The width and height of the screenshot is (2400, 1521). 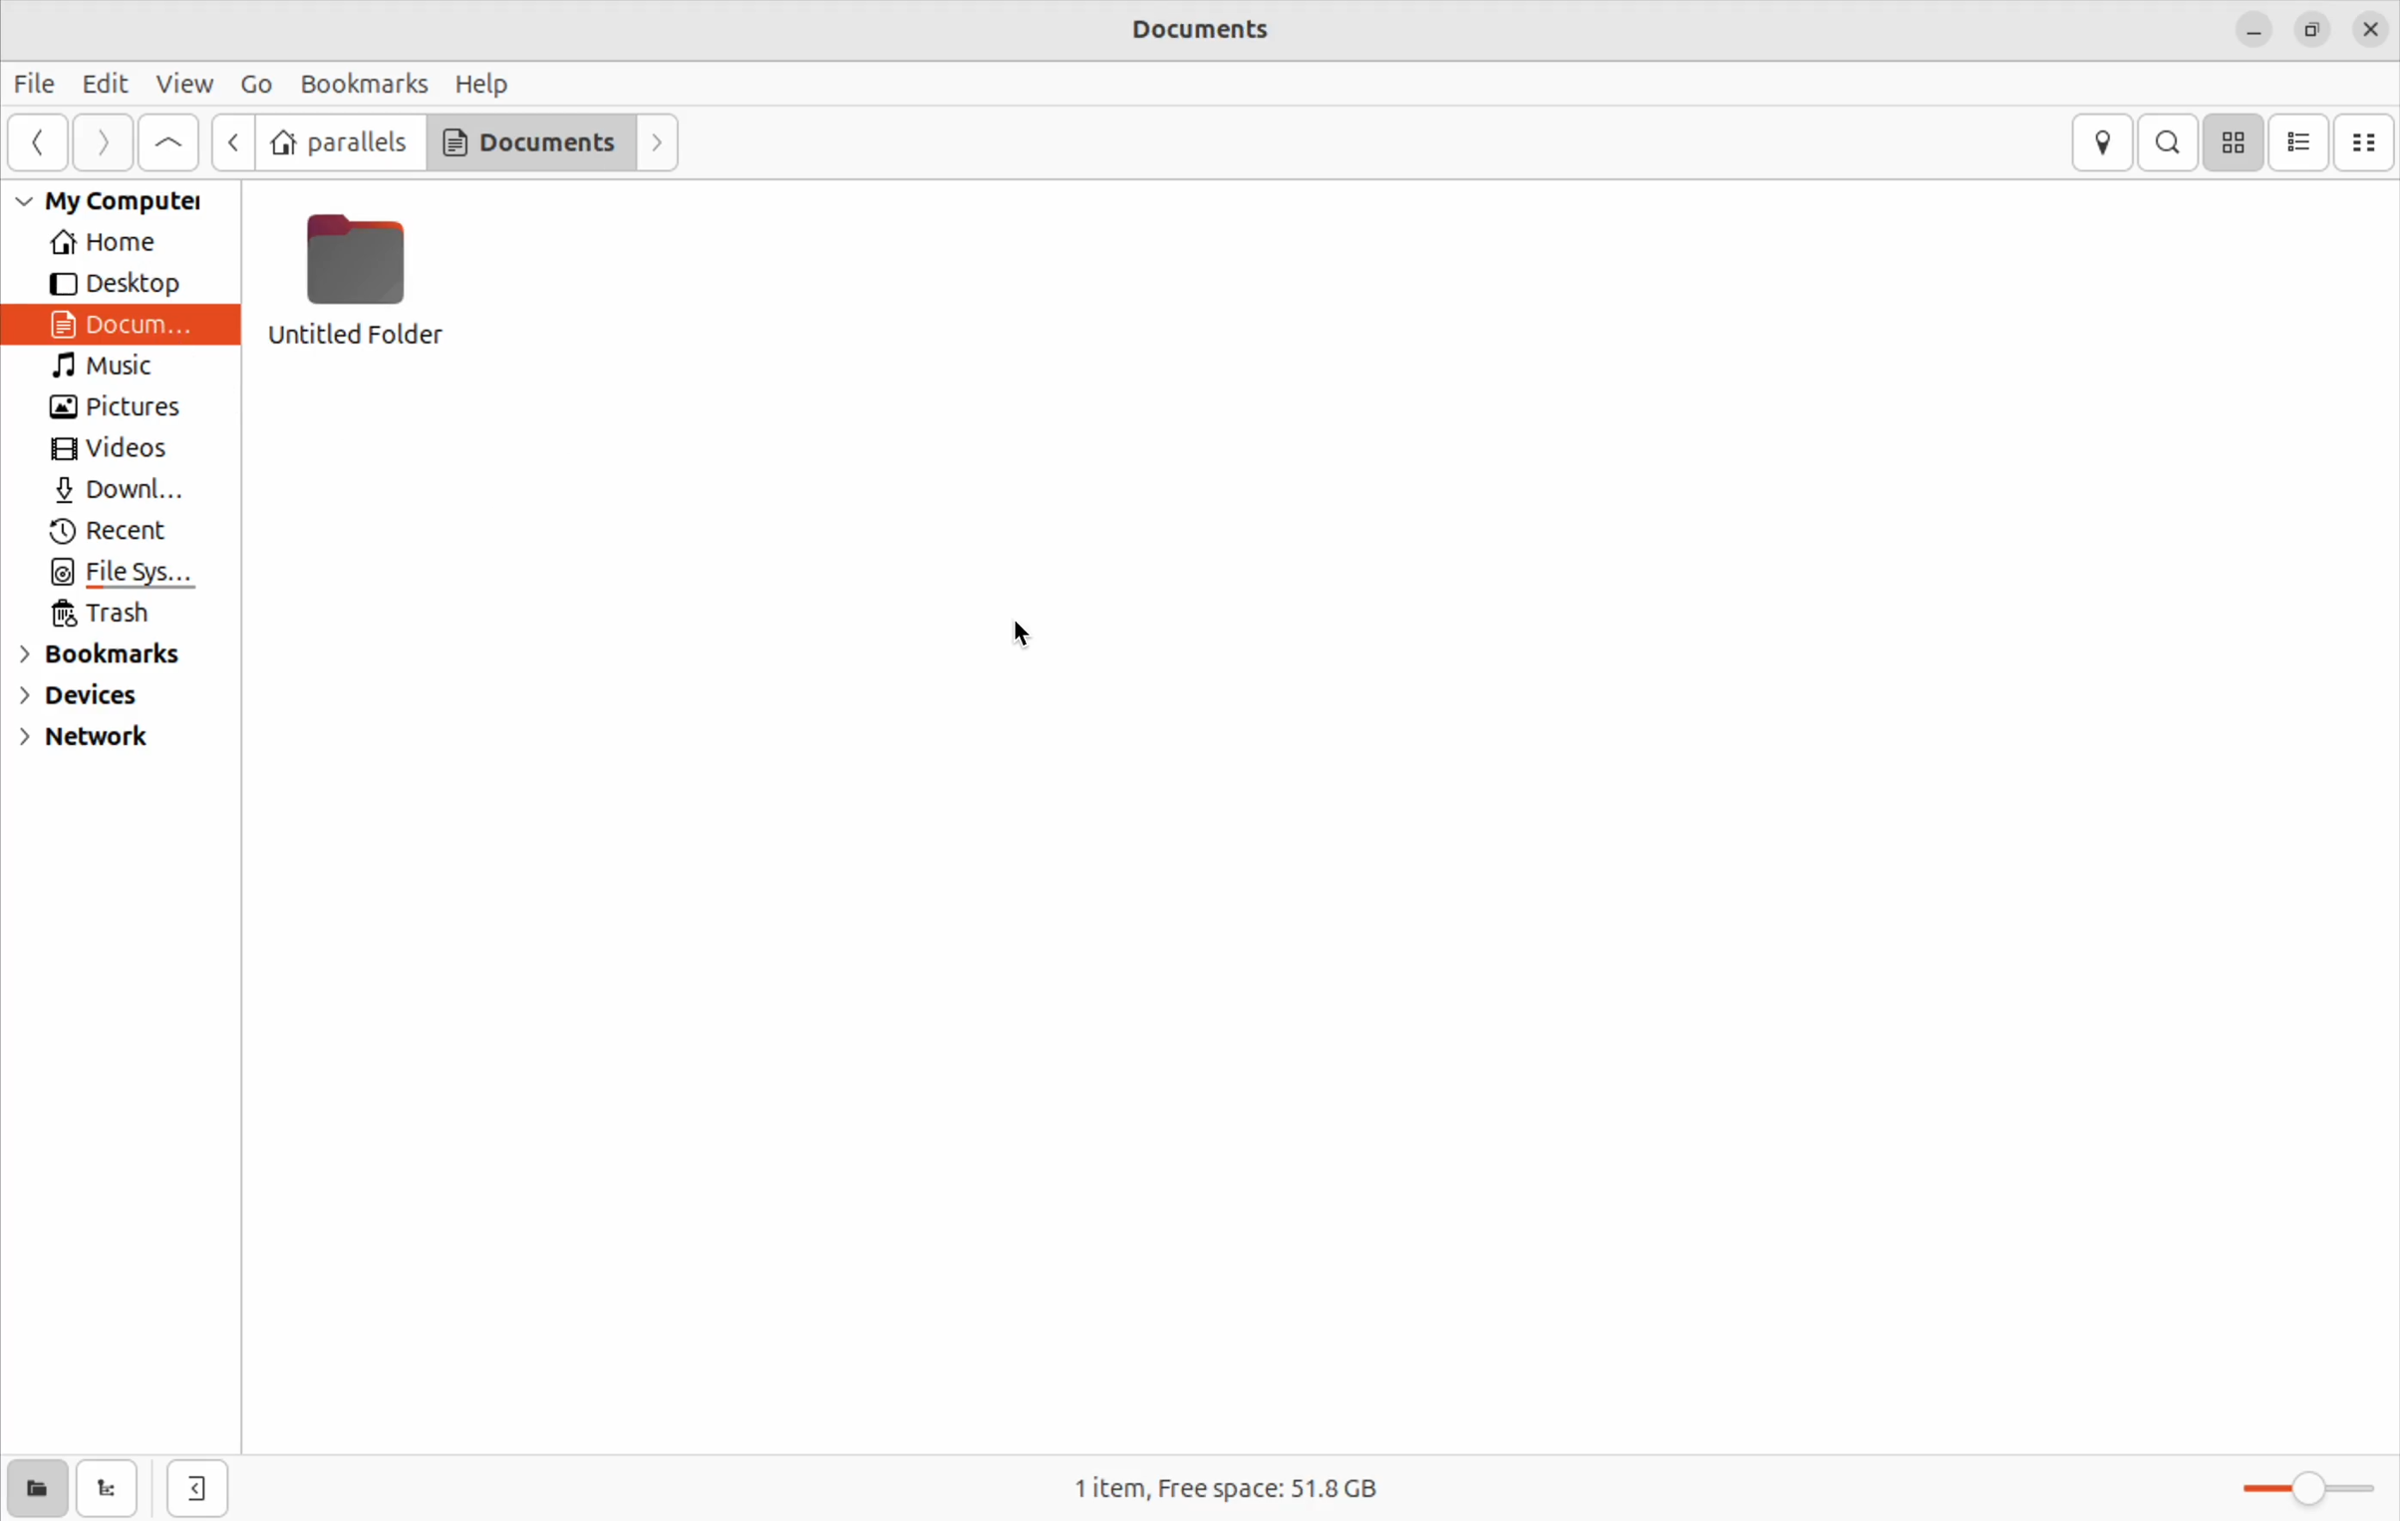 What do you see at coordinates (92, 737) in the screenshot?
I see `network` at bounding box center [92, 737].